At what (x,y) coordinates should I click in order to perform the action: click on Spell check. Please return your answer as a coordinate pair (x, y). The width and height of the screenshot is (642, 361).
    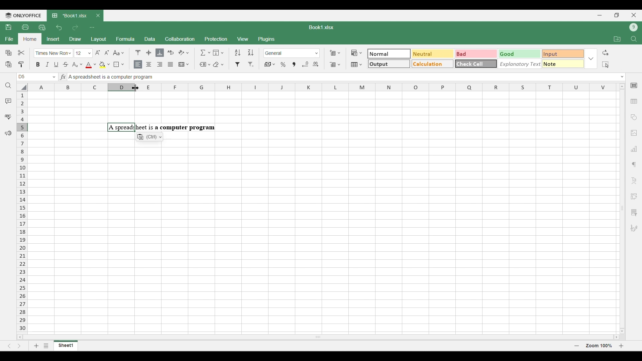
    Looking at the image, I should click on (8, 117).